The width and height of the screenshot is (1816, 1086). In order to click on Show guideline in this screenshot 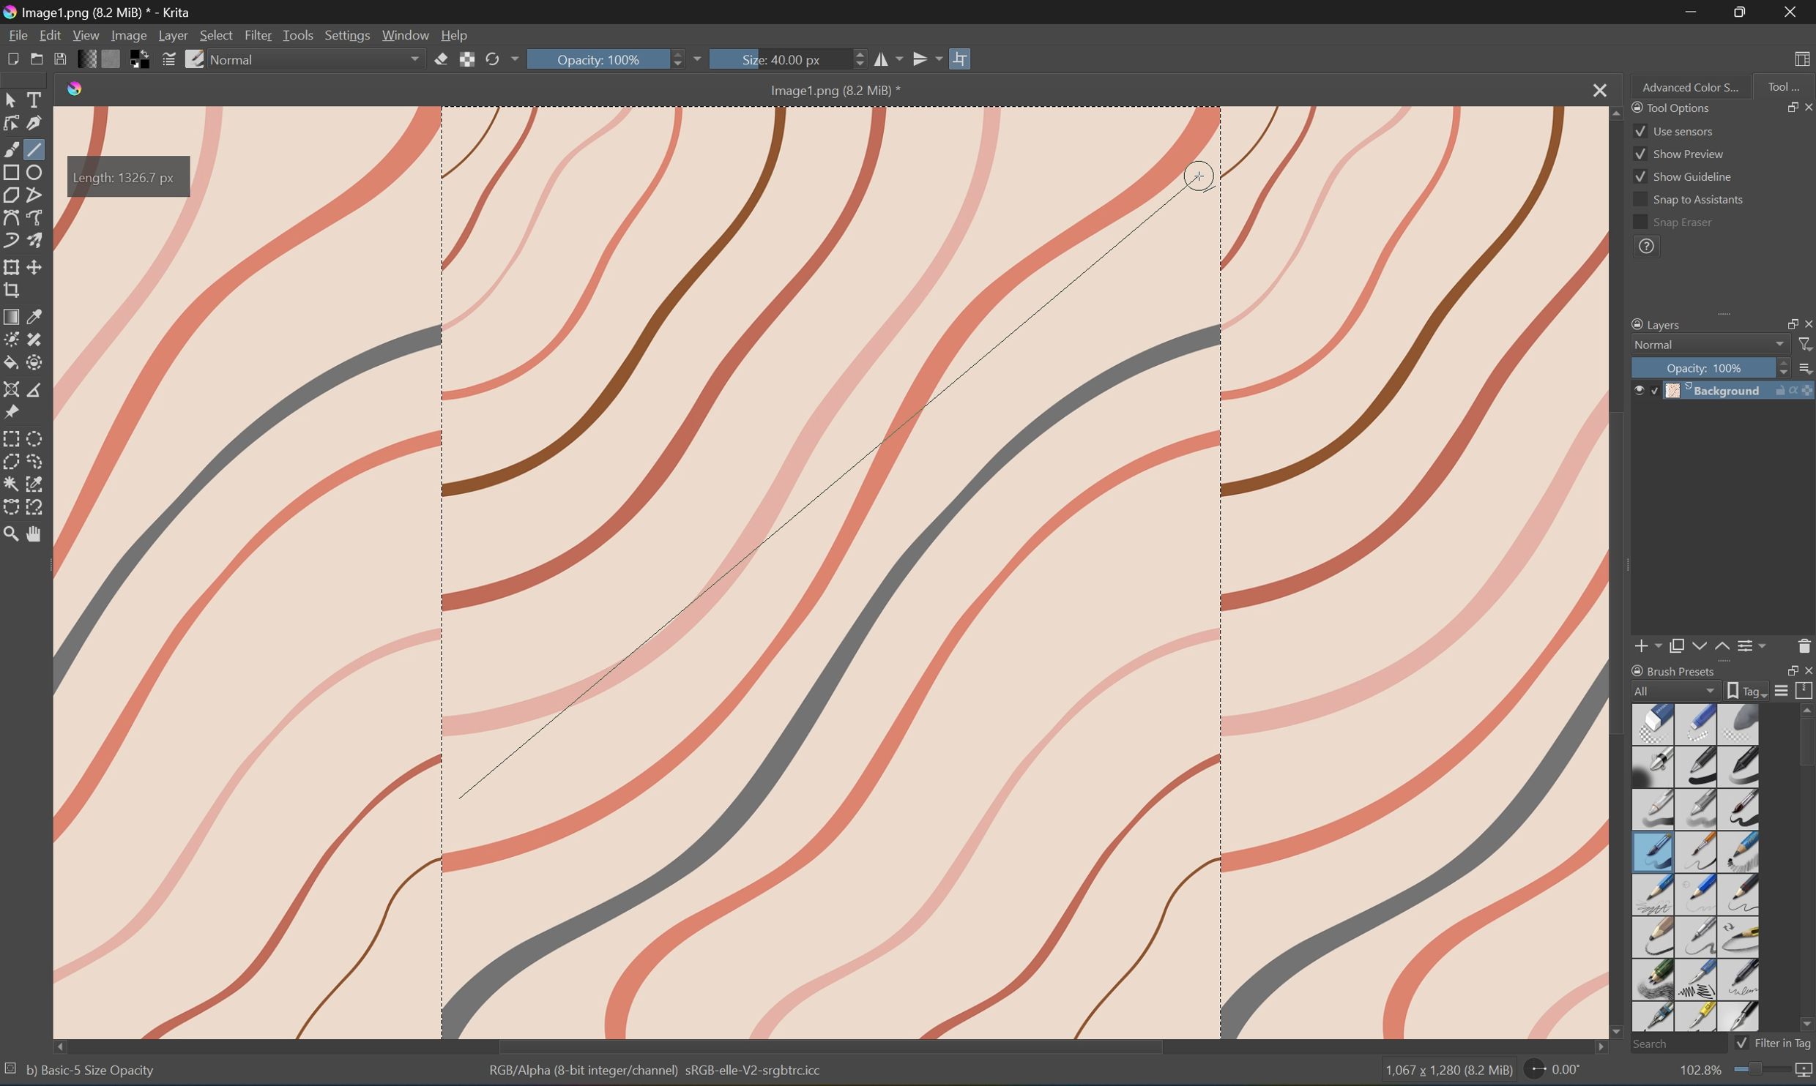, I will do `click(1683, 179)`.